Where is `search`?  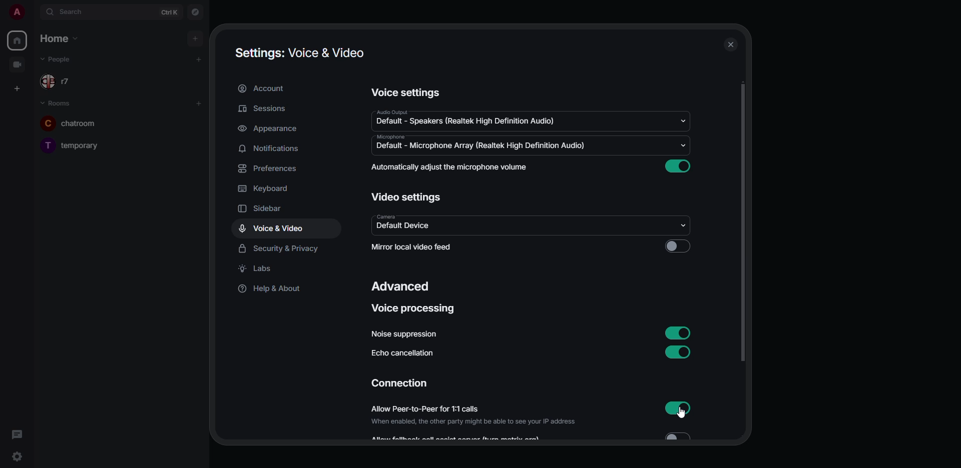 search is located at coordinates (78, 11).